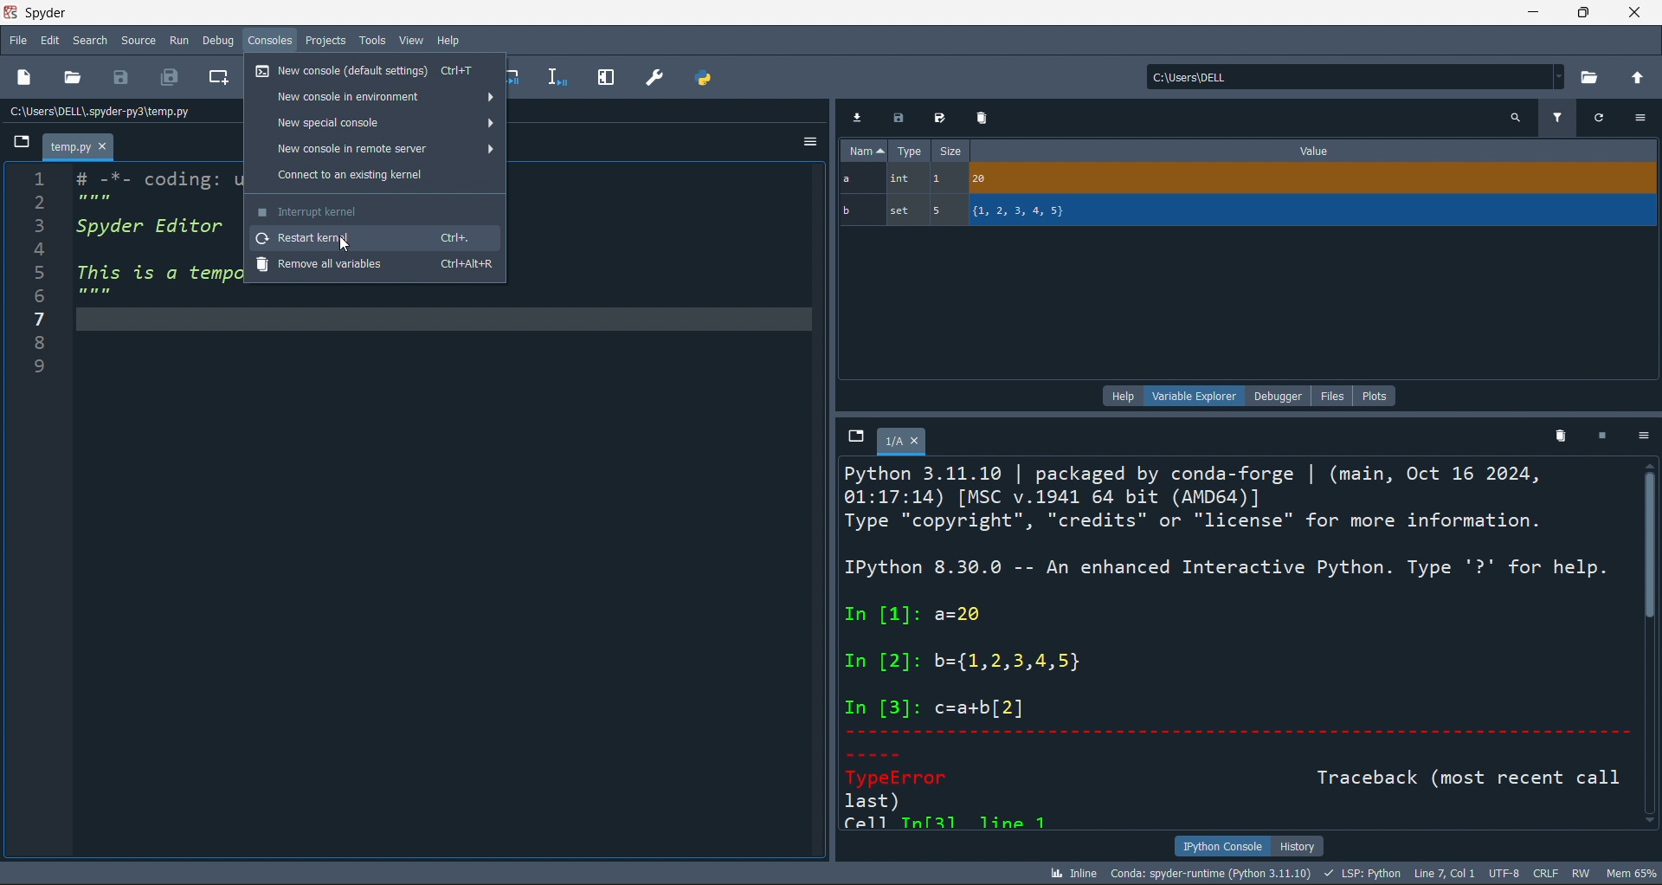  What do you see at coordinates (1645, 437) in the screenshot?
I see `more options` at bounding box center [1645, 437].